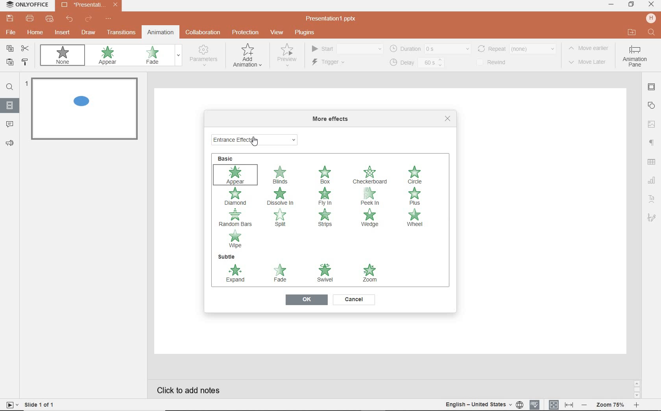  Describe the element at coordinates (591, 49) in the screenshot. I see `move earlier` at that location.